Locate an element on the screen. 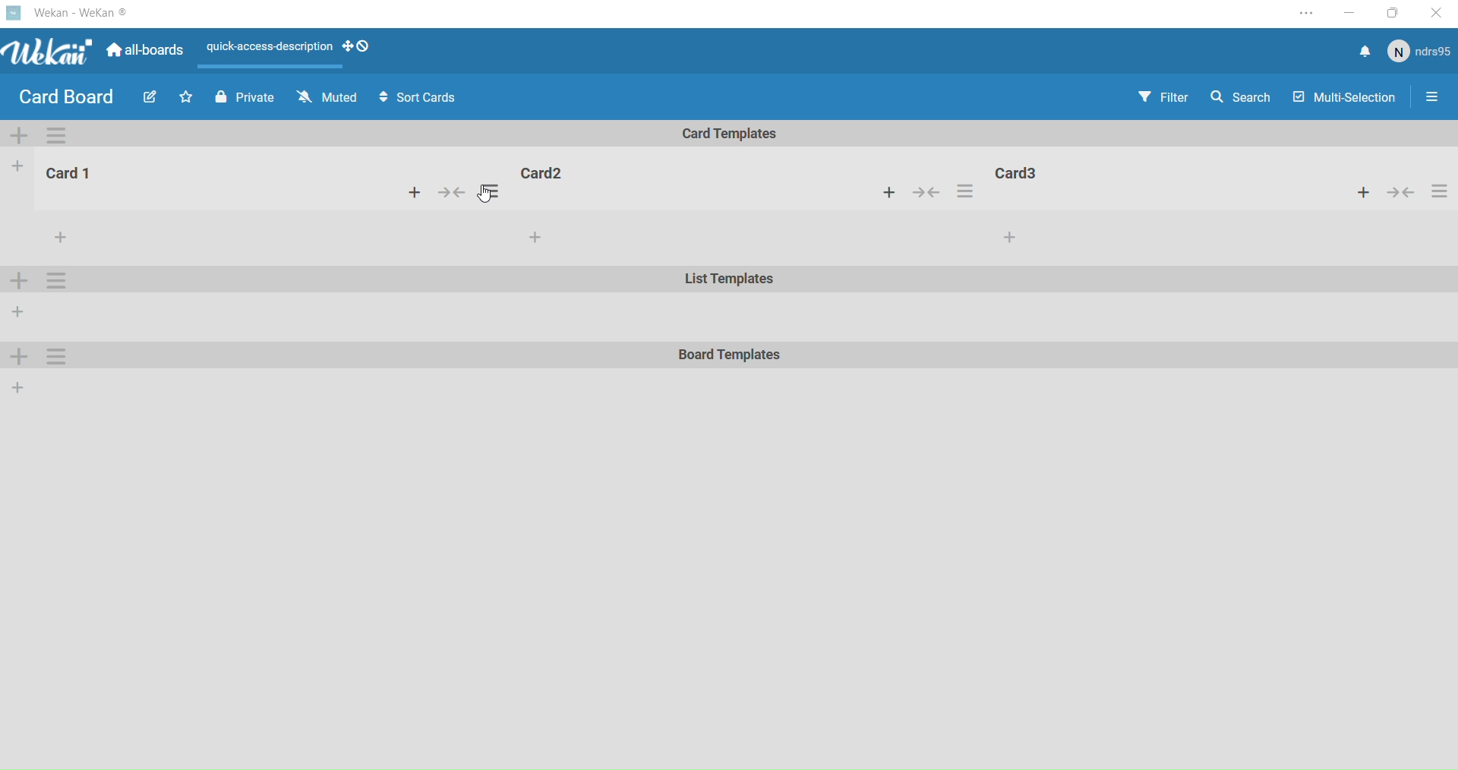  add is located at coordinates (18, 279).